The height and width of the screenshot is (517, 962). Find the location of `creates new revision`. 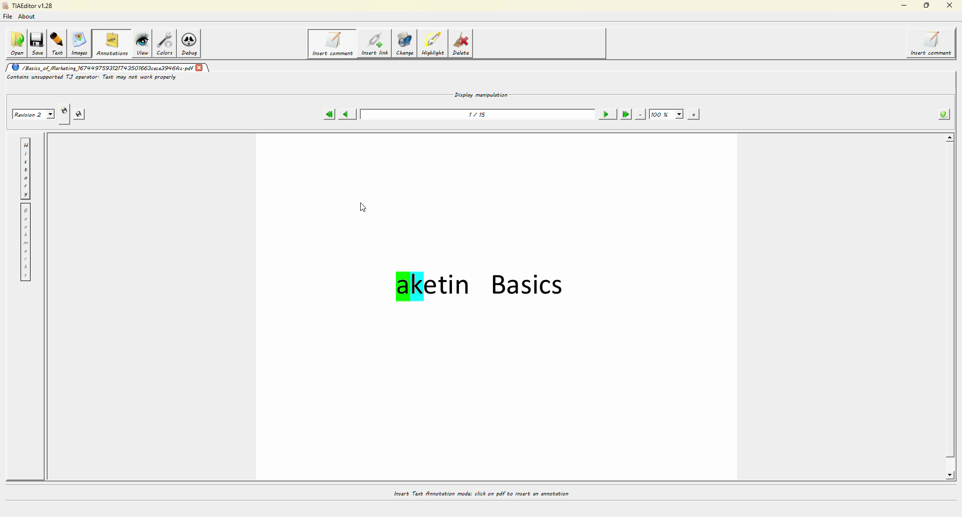

creates new revision is located at coordinates (64, 114).